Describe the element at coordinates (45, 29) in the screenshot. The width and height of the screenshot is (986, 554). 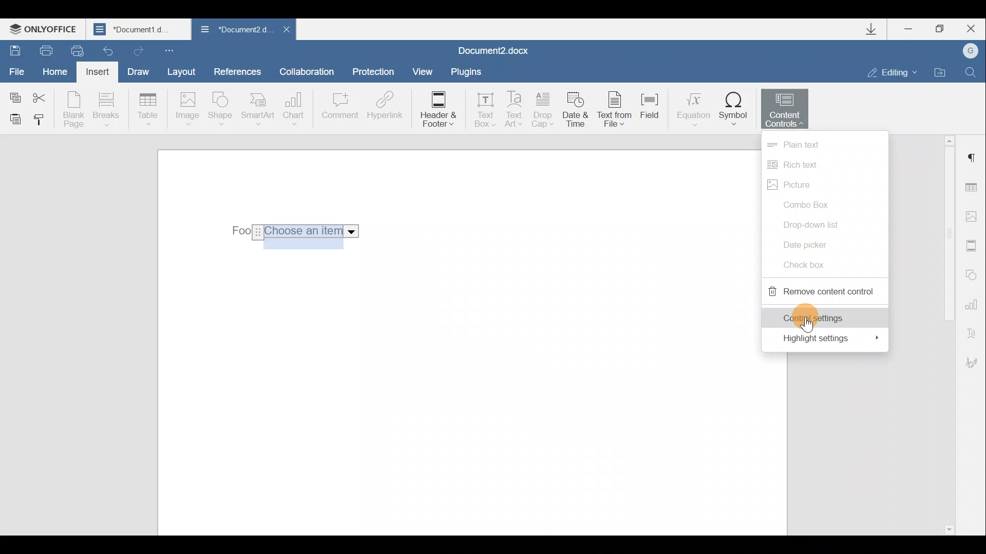
I see `ONLYOFFICE` at that location.